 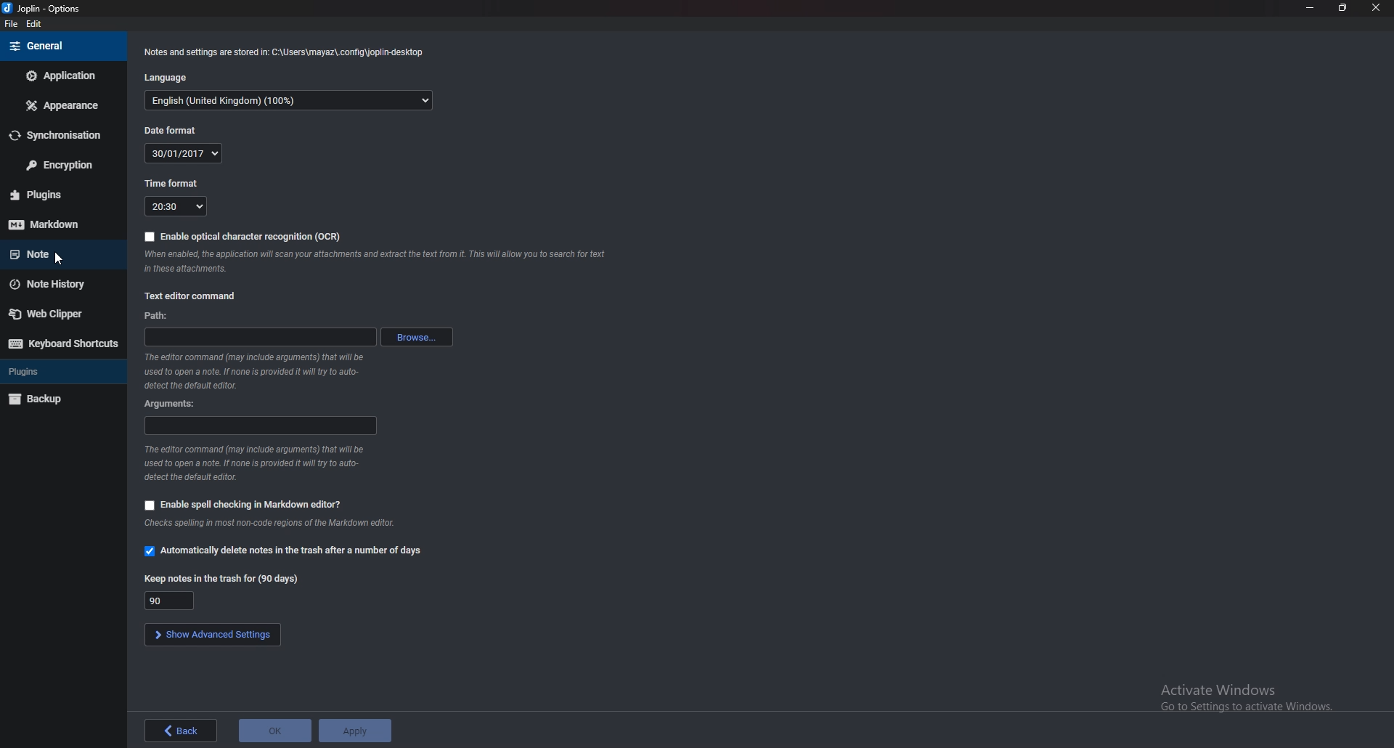 I want to click on mark down, so click(x=60, y=224).